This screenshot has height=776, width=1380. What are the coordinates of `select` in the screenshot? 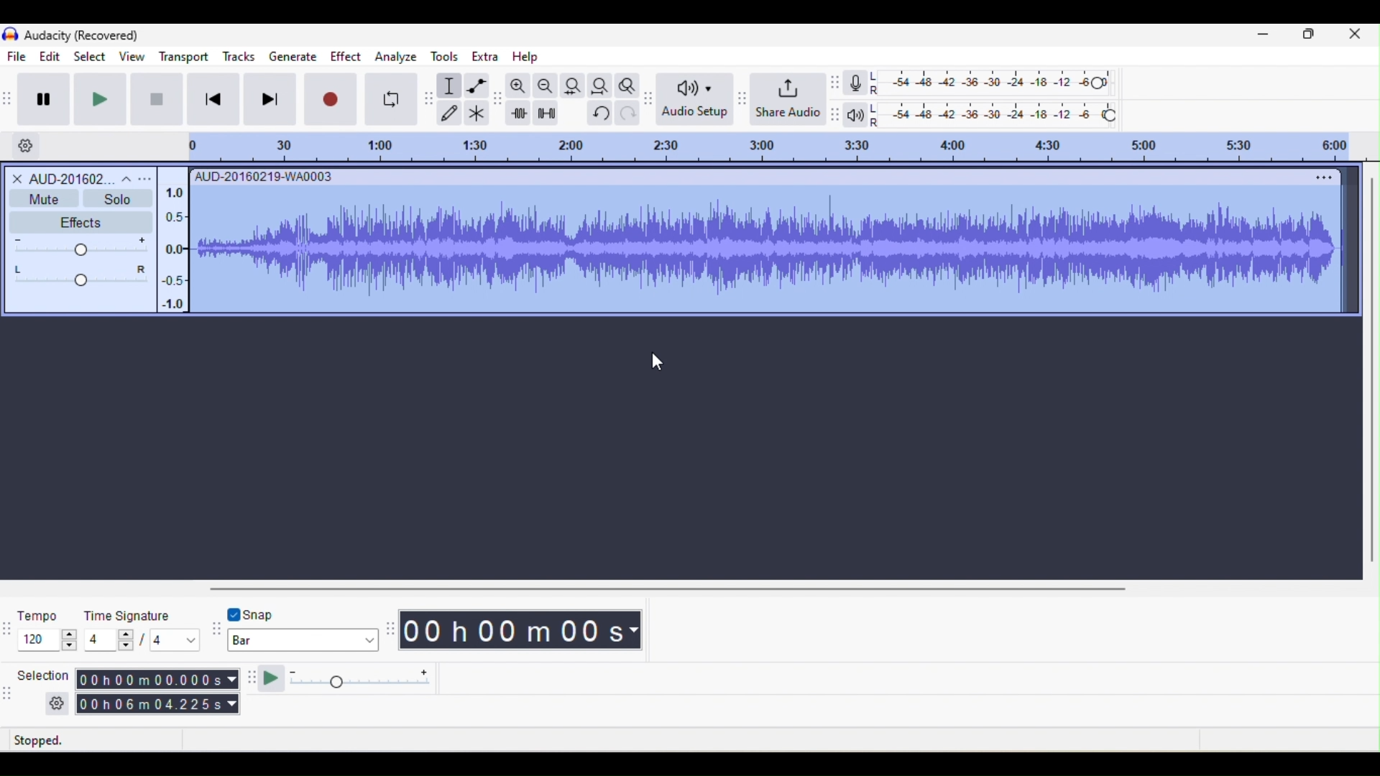 It's located at (88, 55).